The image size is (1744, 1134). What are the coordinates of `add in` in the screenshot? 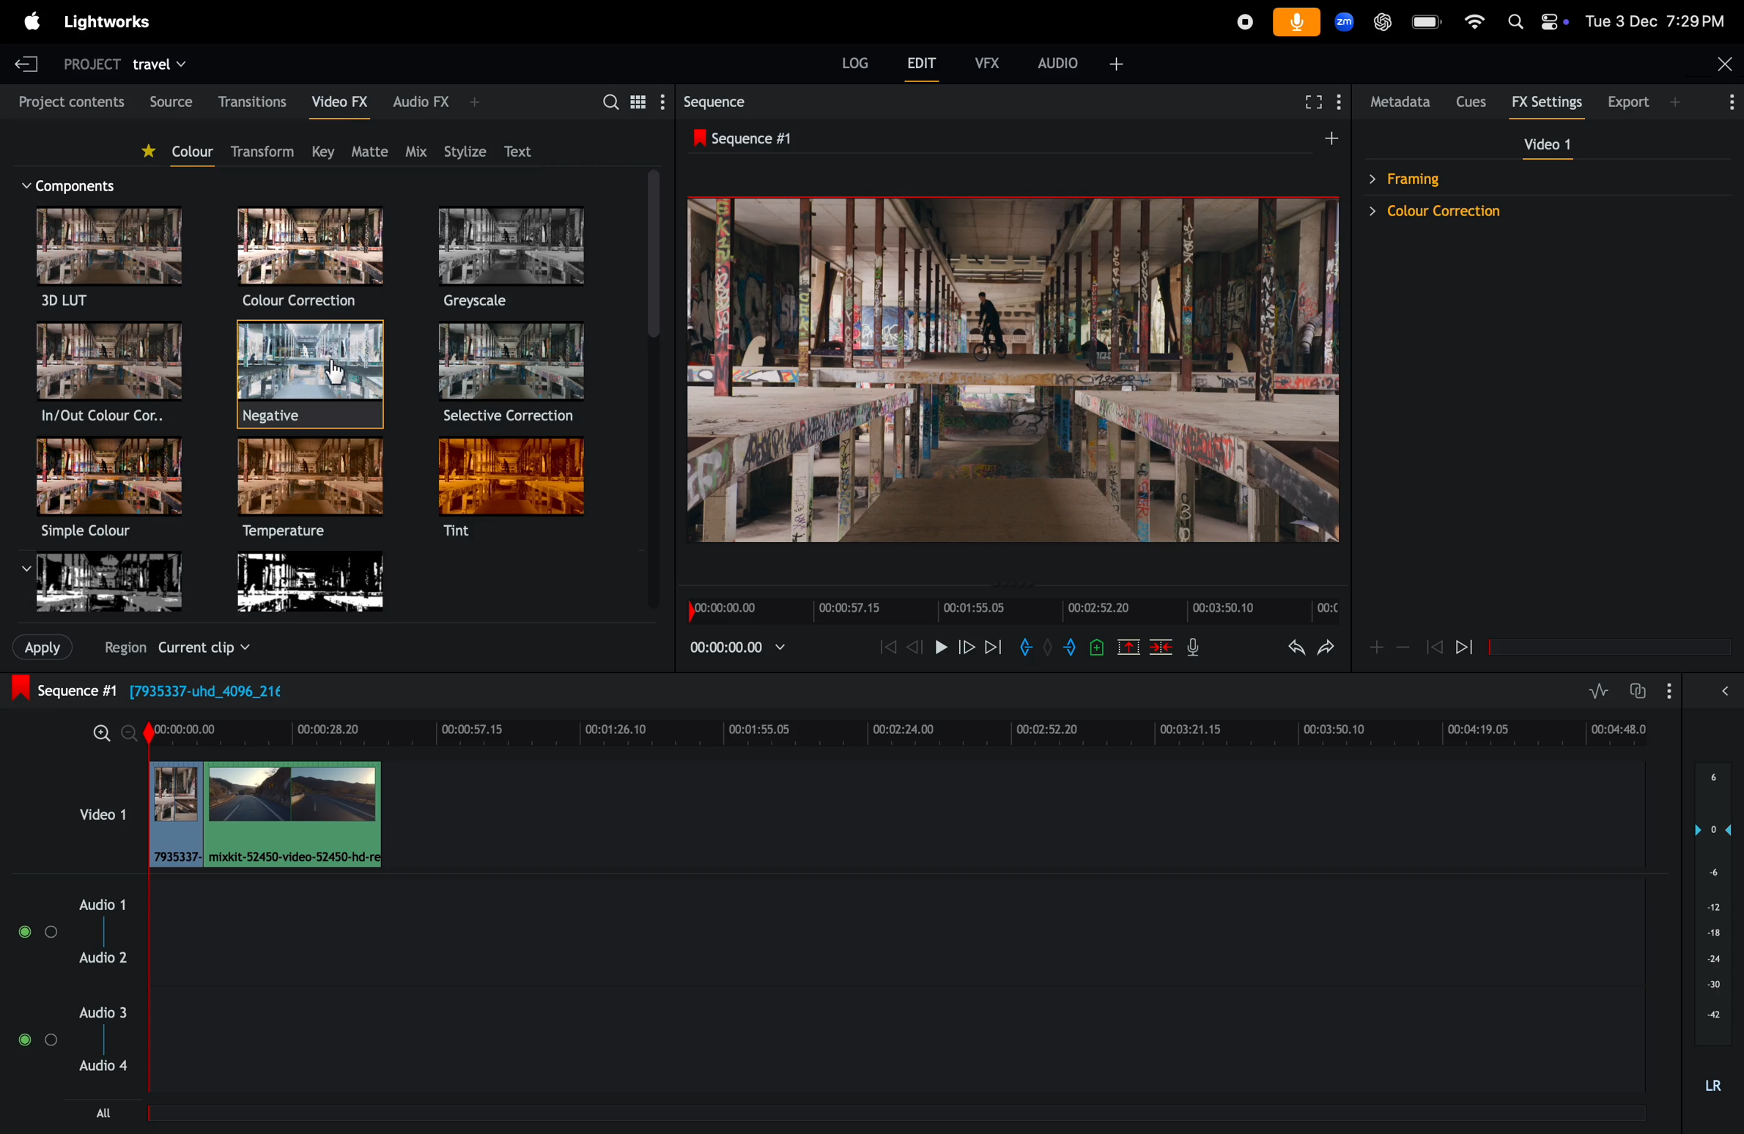 It's located at (1025, 648).